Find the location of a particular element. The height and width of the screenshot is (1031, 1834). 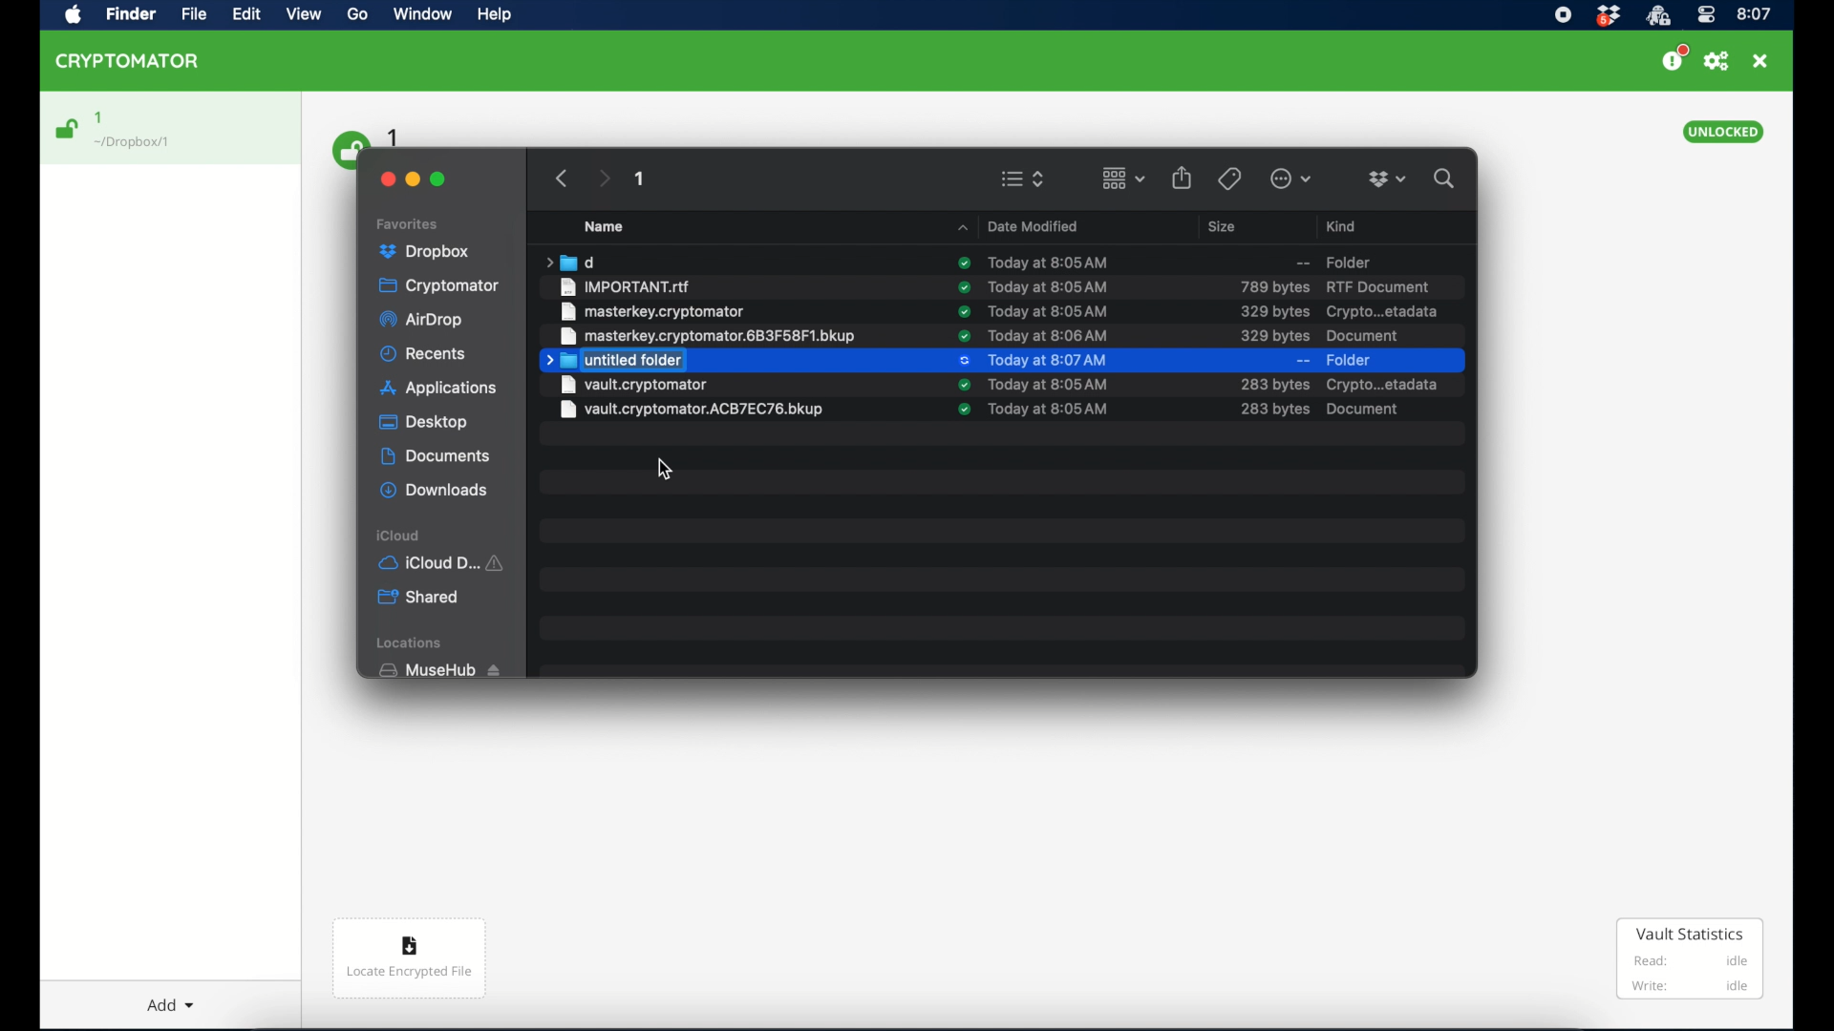

preferences is located at coordinates (1717, 61).